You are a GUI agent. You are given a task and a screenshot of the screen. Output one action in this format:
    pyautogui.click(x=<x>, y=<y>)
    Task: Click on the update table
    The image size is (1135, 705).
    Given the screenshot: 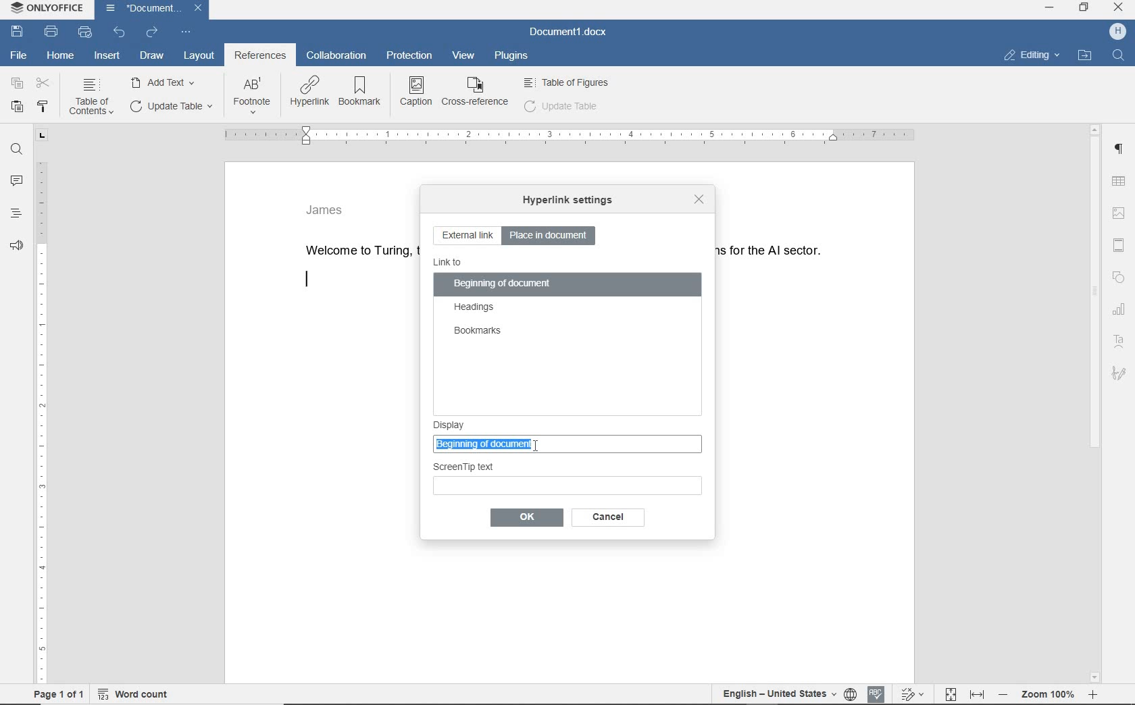 What is the action you would take?
    pyautogui.click(x=561, y=106)
    